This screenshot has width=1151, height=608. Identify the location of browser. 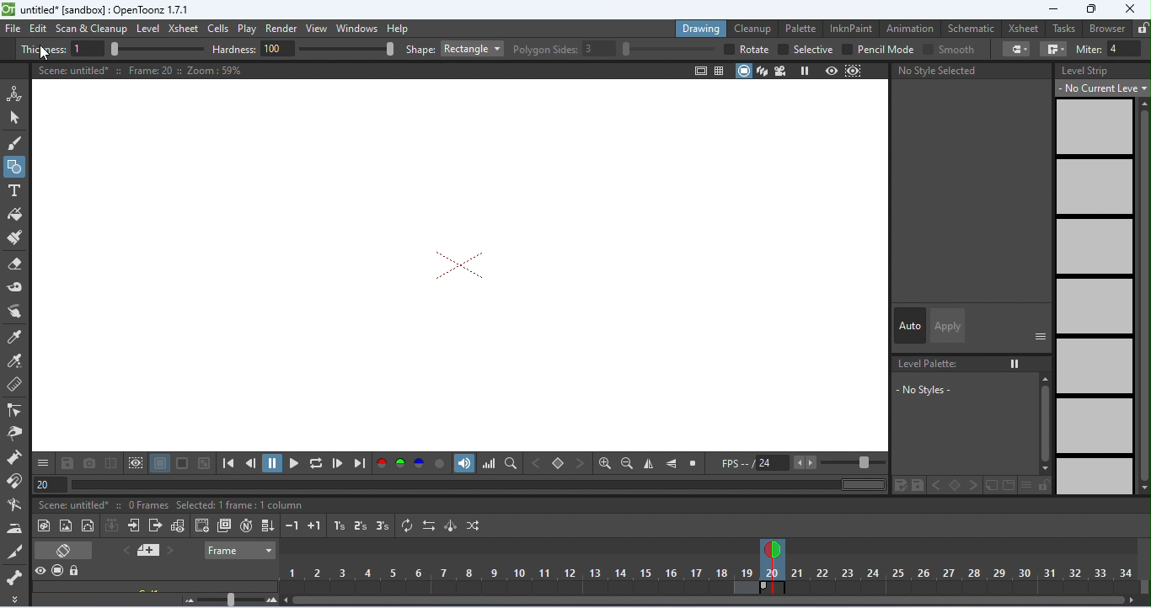
(1108, 29).